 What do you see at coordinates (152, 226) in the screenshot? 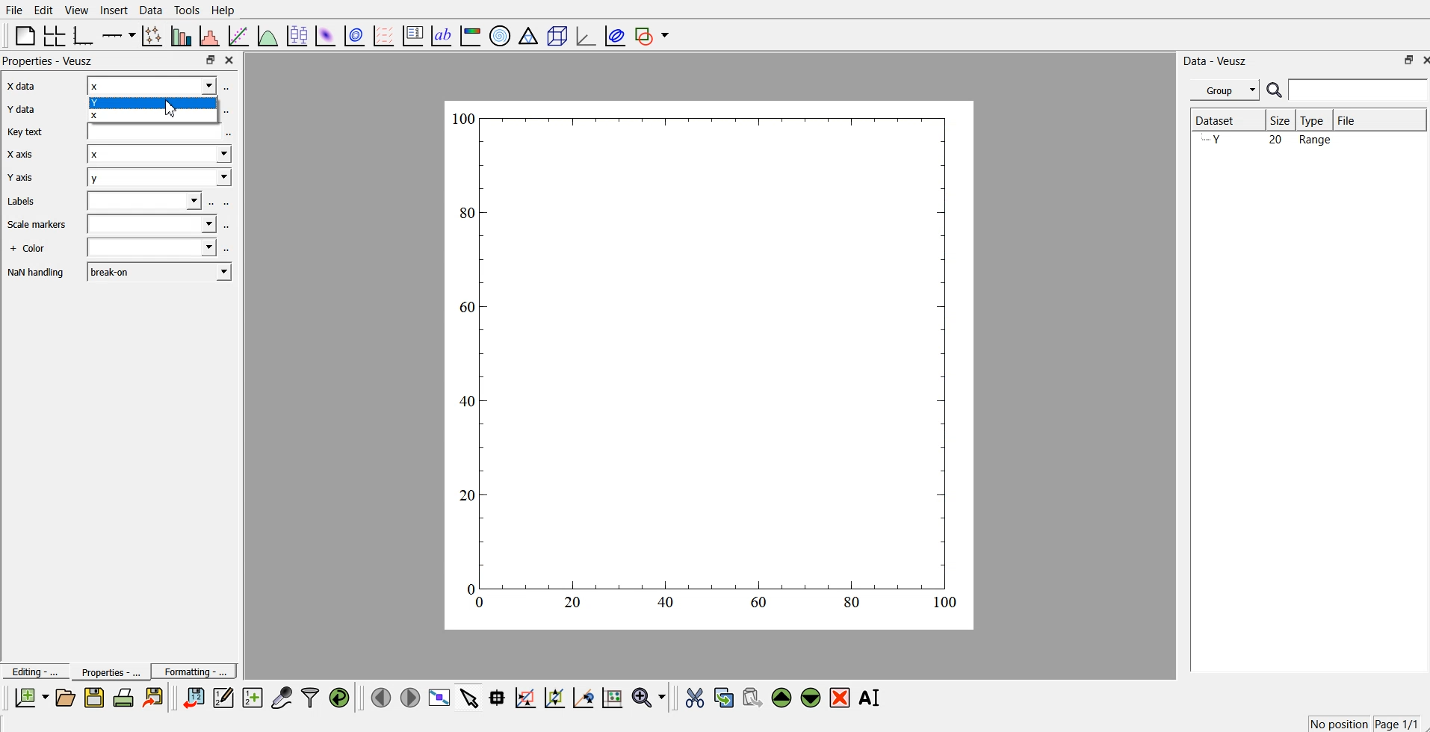
I see `field` at bounding box center [152, 226].